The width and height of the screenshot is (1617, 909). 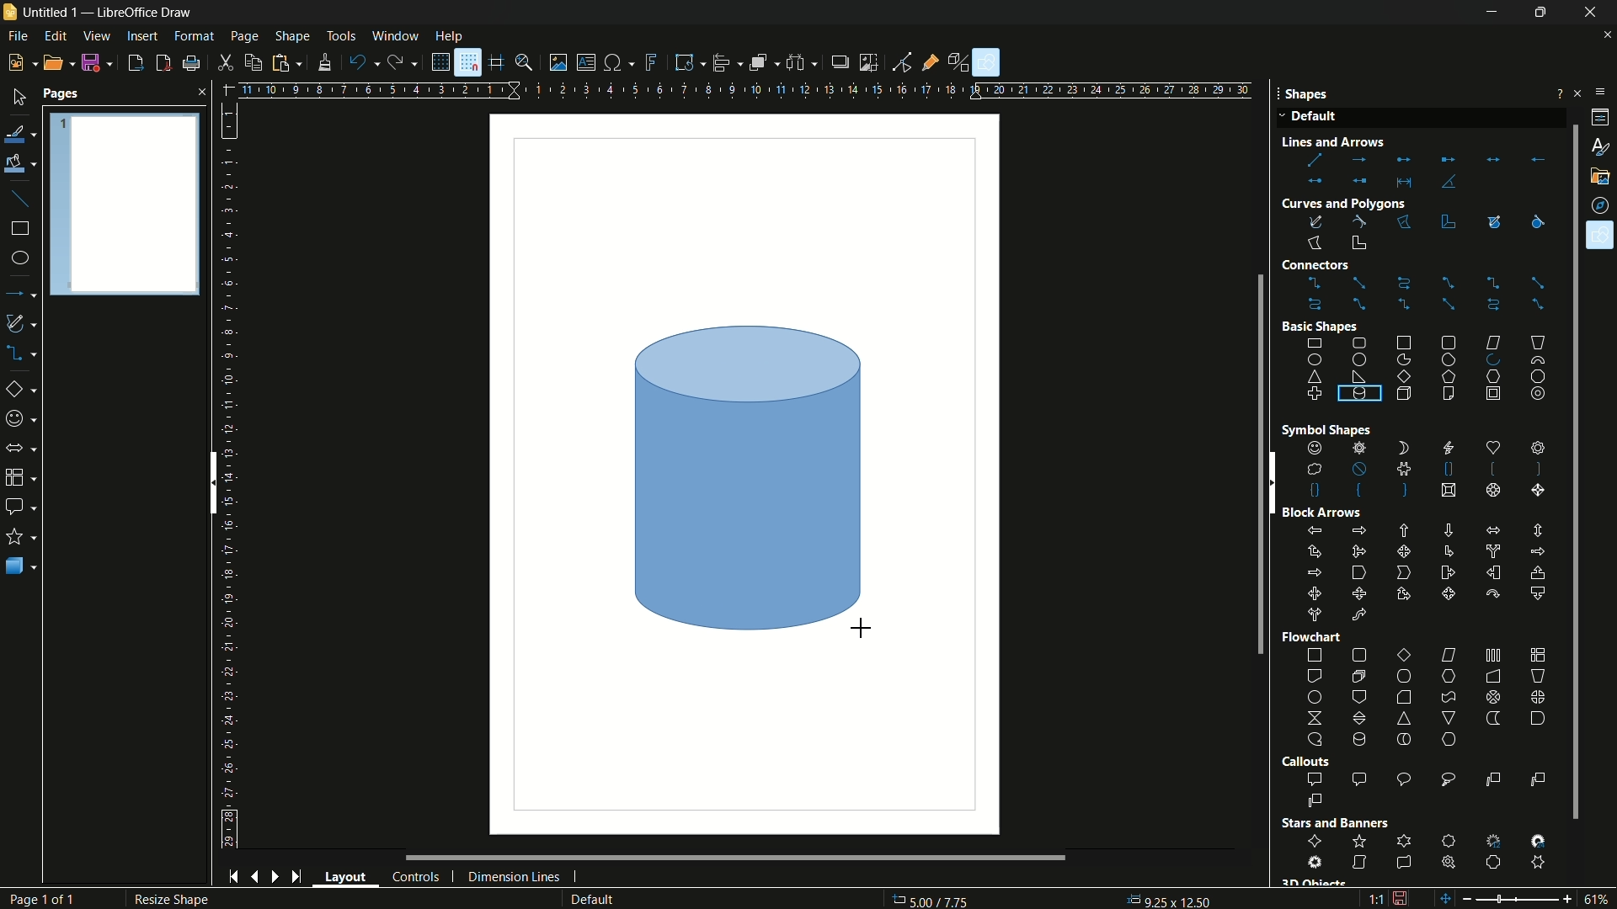 I want to click on export, so click(x=136, y=64).